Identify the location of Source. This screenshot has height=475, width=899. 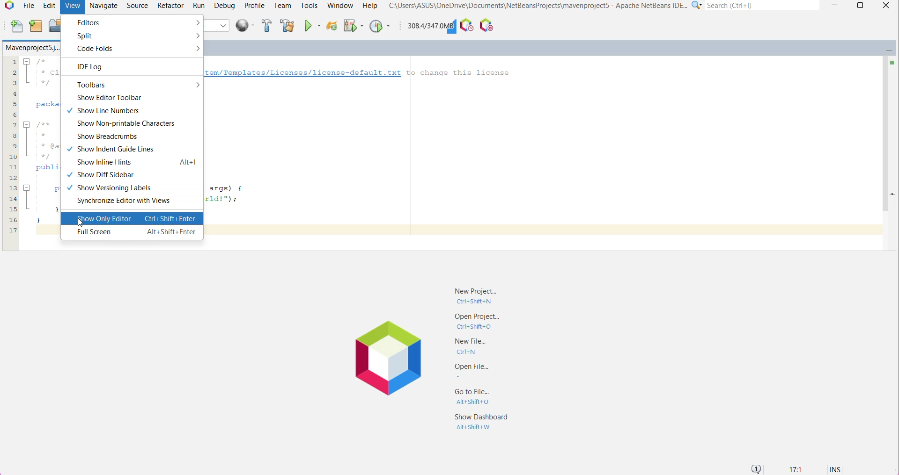
(138, 6).